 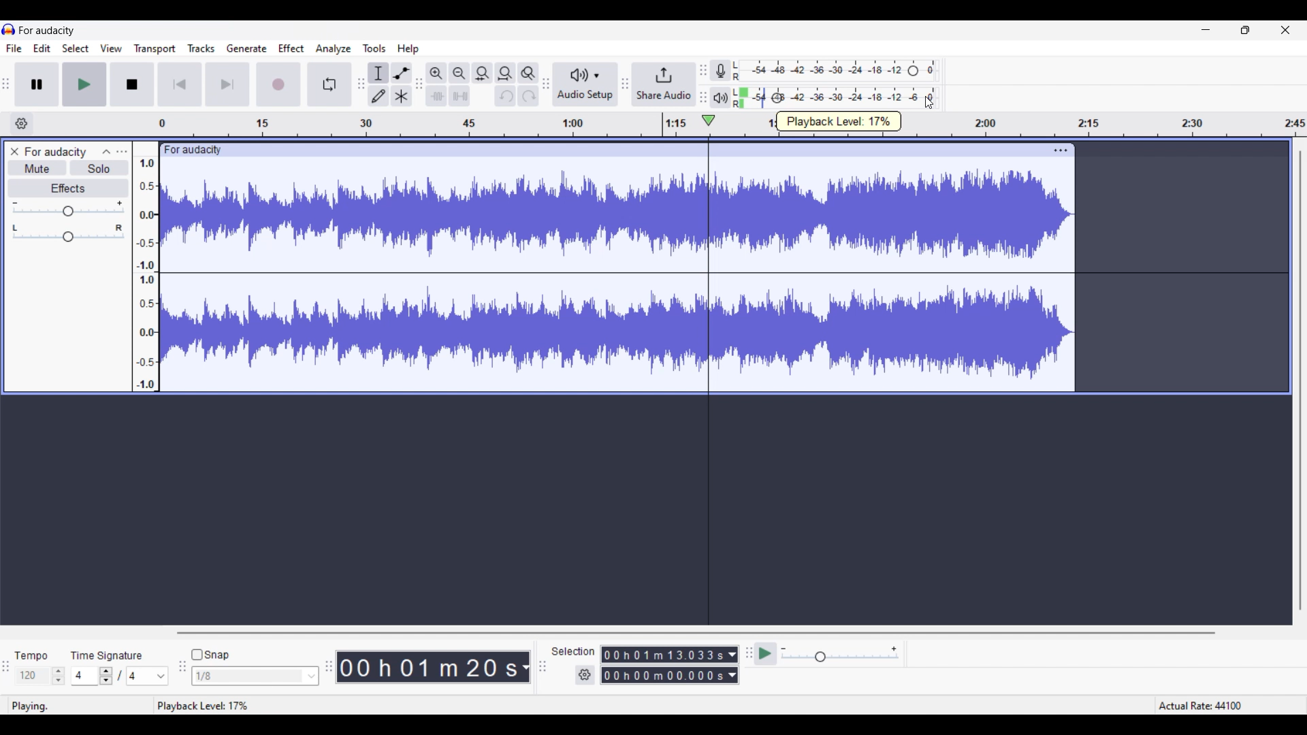 What do you see at coordinates (180, 84) in the screenshot?
I see `Skip/Select to start` at bounding box center [180, 84].